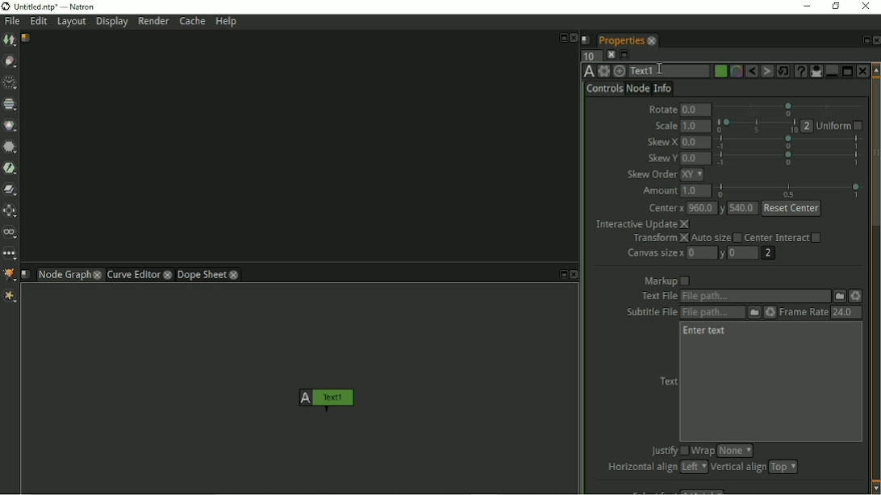  Describe the element at coordinates (789, 190) in the screenshot. I see `selection bar` at that location.